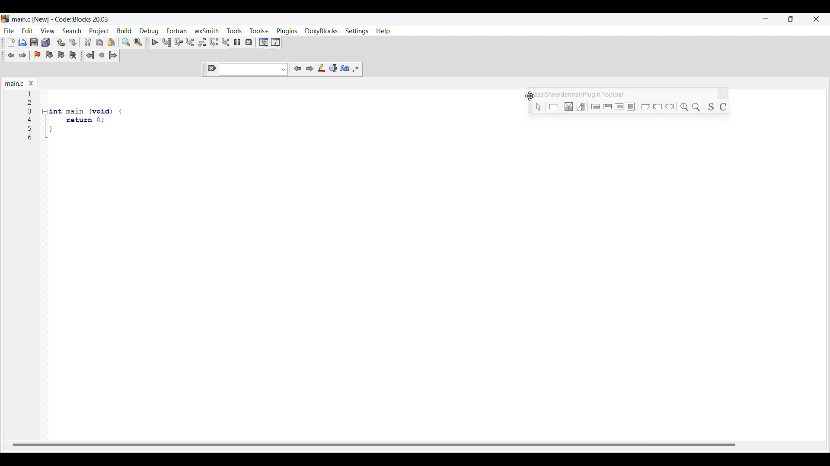  What do you see at coordinates (191, 42) in the screenshot?
I see `Step into` at bounding box center [191, 42].